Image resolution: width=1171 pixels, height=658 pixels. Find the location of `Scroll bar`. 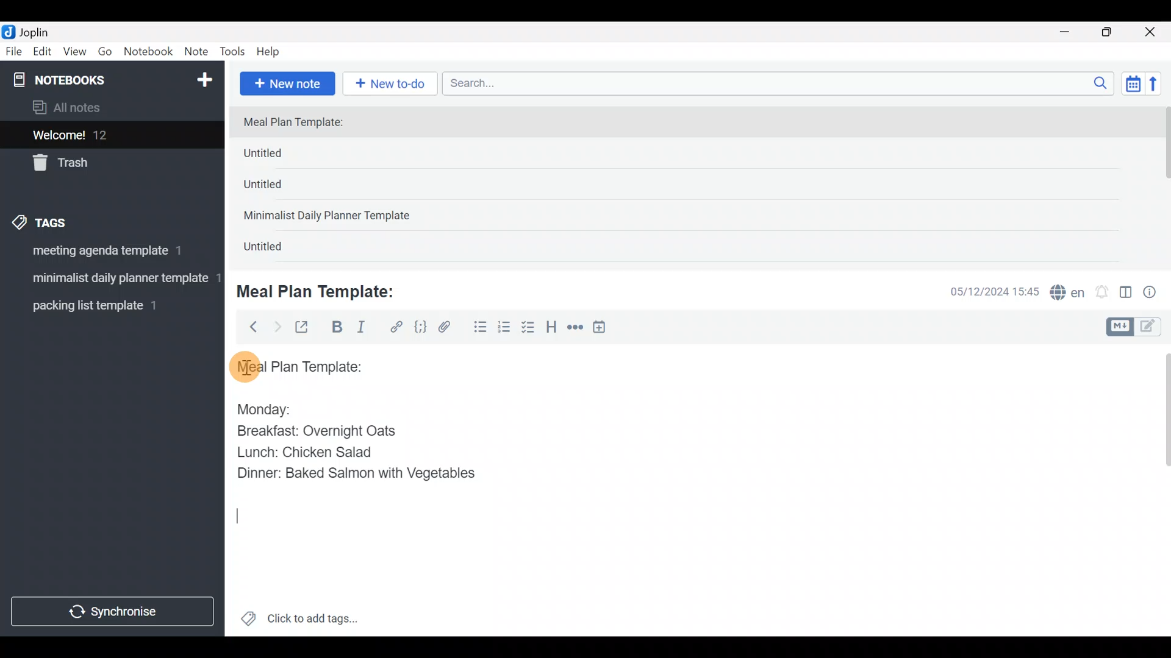

Scroll bar is located at coordinates (1158, 490).